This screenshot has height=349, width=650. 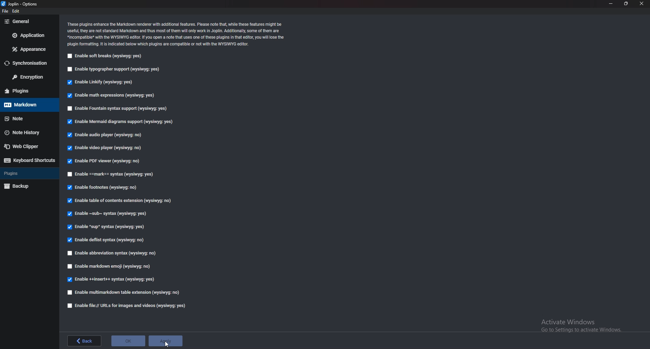 What do you see at coordinates (165, 341) in the screenshot?
I see `Apply` at bounding box center [165, 341].